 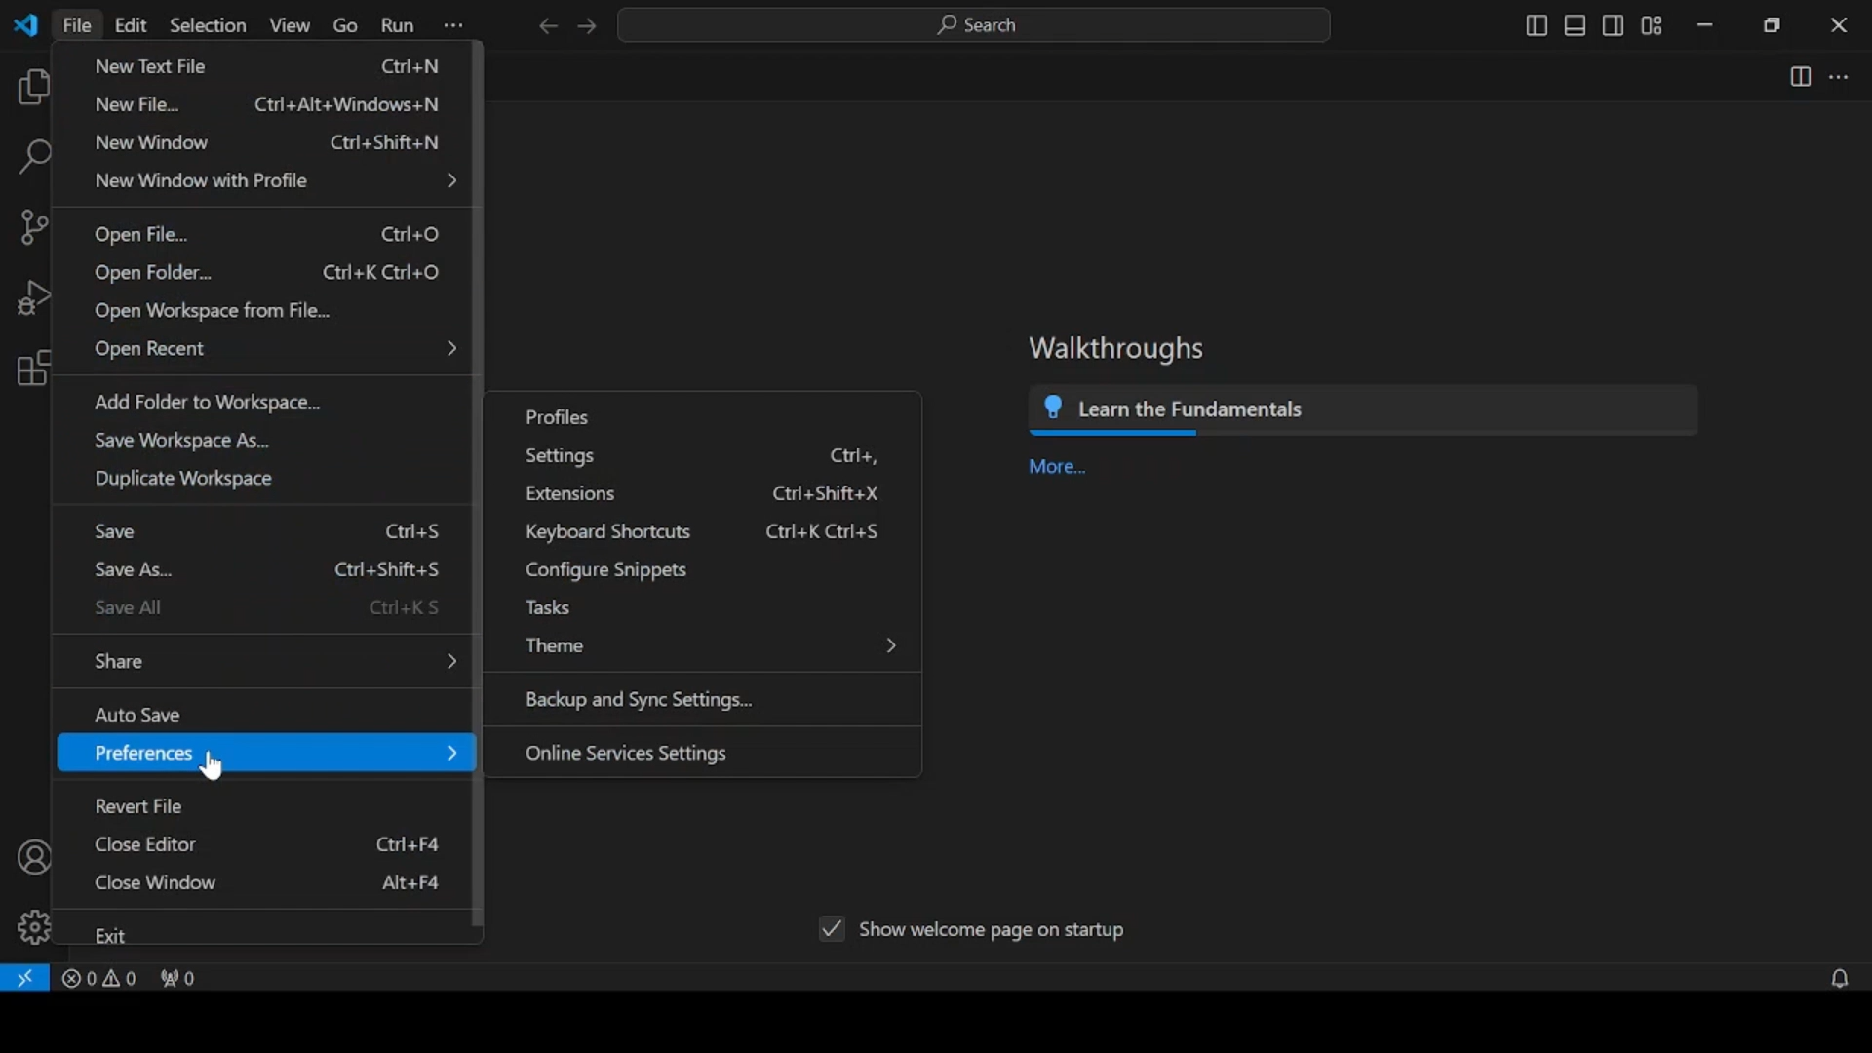 I want to click on no notifications, so click(x=1839, y=975).